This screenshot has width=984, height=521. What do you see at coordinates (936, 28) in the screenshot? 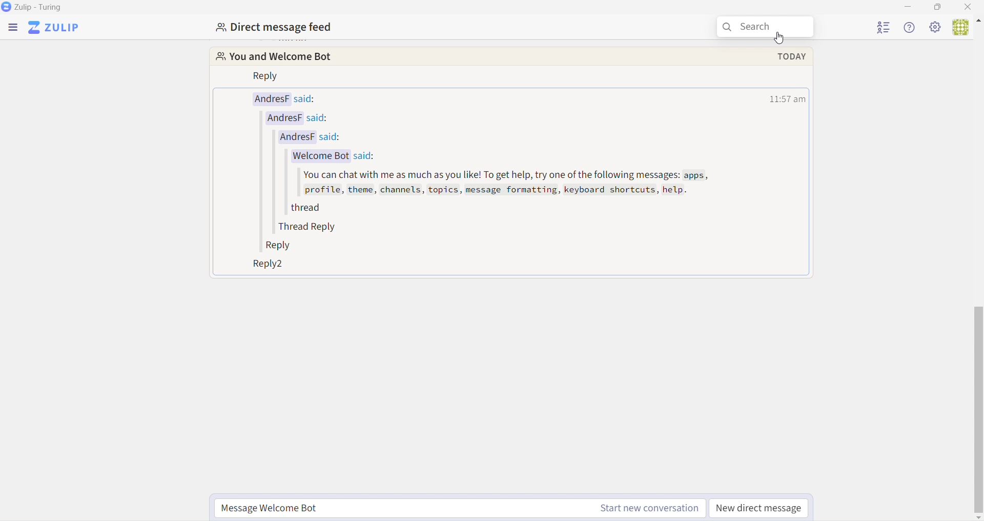
I see `Settings` at bounding box center [936, 28].